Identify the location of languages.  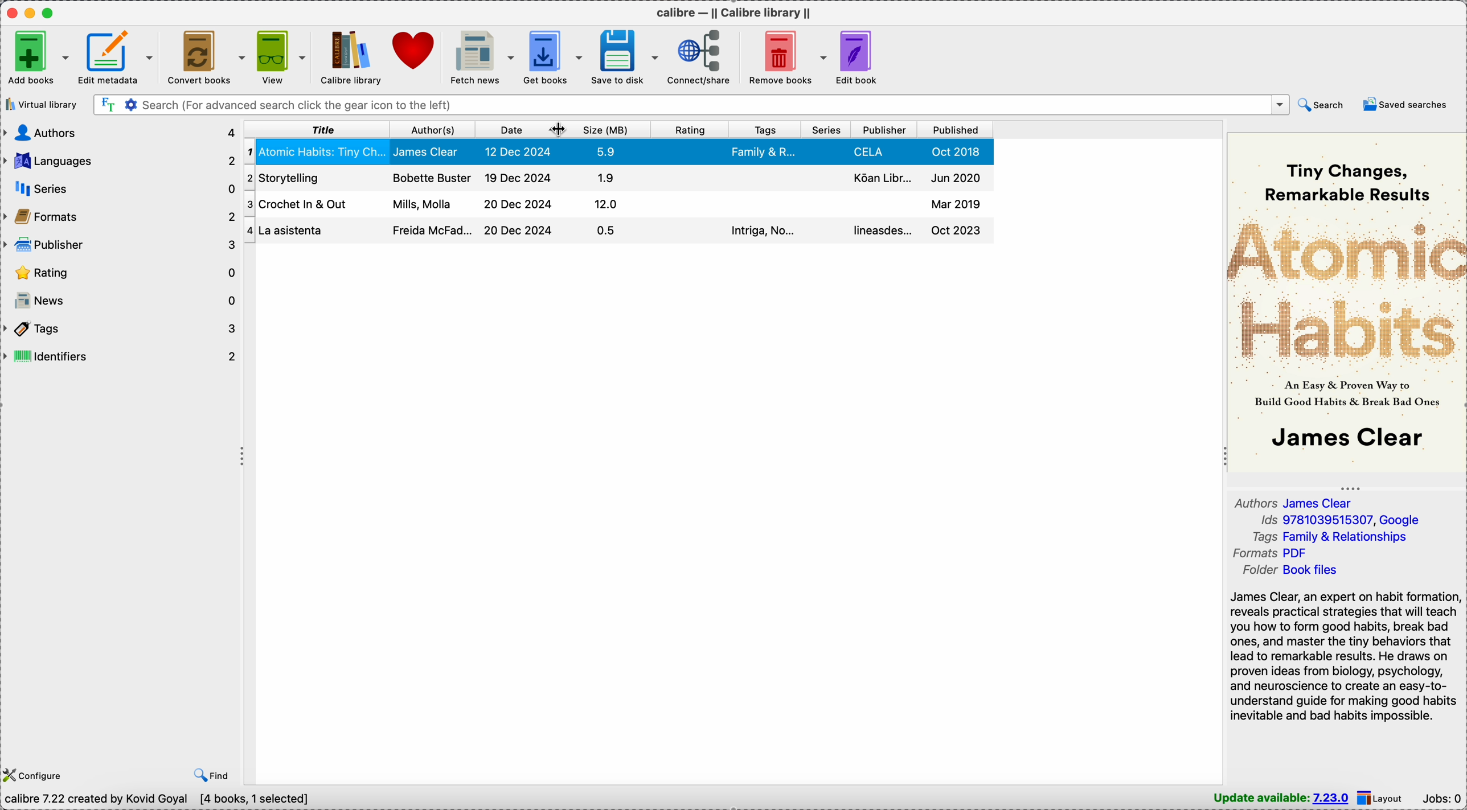
(121, 159).